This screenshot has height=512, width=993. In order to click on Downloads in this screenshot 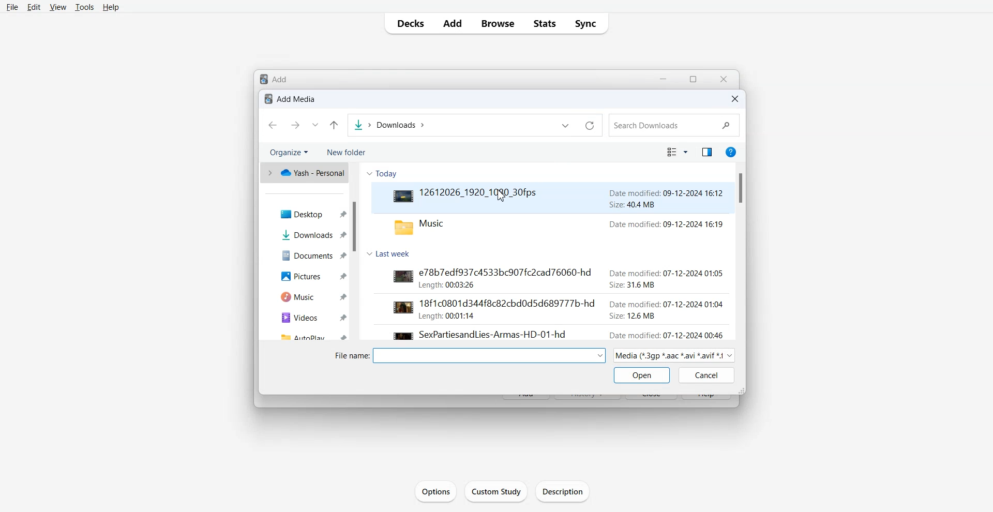, I will do `click(309, 235)`.